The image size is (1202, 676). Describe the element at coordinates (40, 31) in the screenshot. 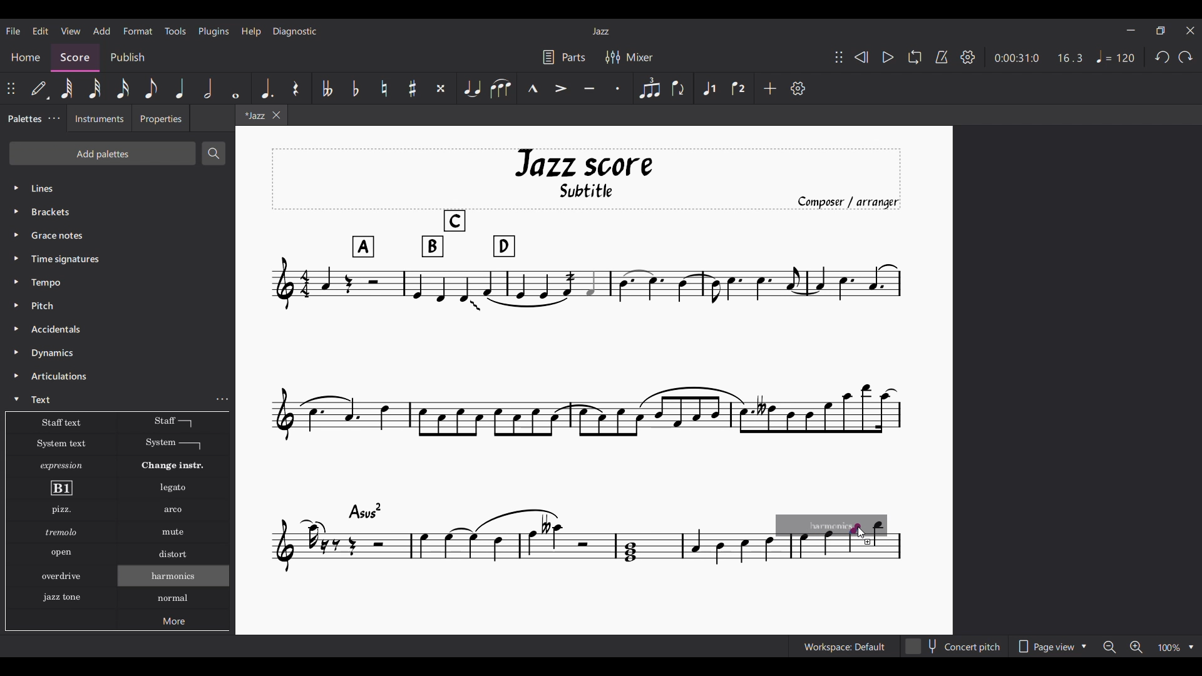

I see `Edit menu` at that location.